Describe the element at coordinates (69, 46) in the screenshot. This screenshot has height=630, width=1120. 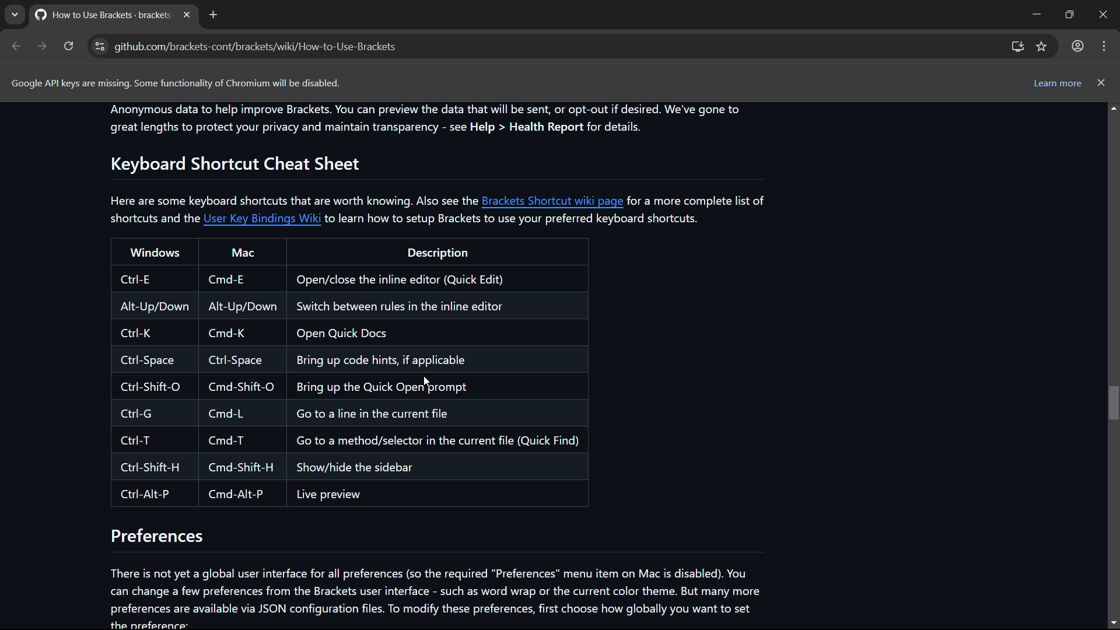
I see `reload` at that location.